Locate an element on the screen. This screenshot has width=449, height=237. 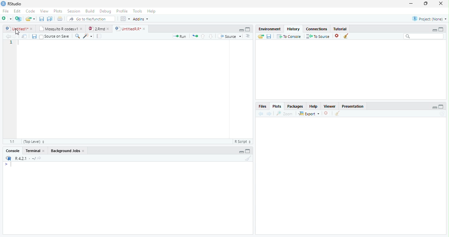
maximize is located at coordinates (248, 151).